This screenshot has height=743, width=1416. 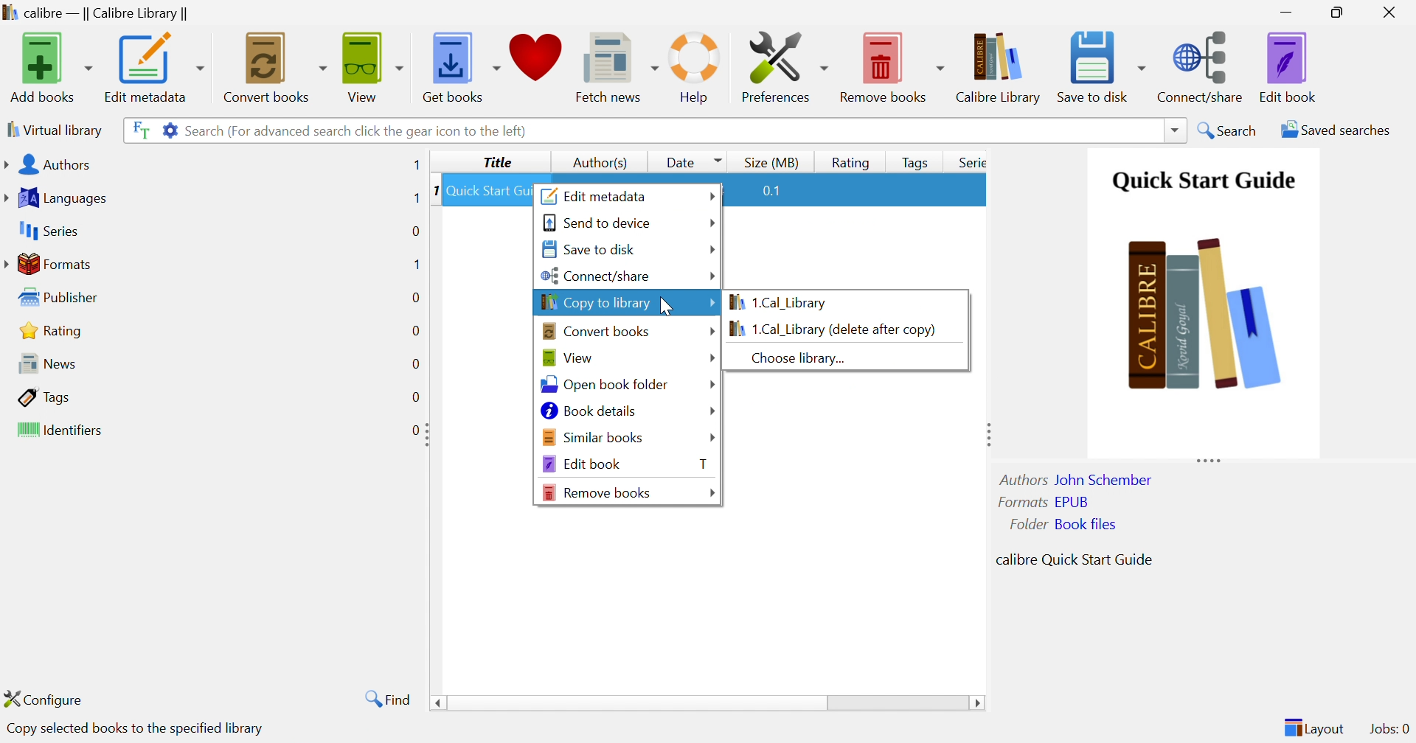 What do you see at coordinates (418, 394) in the screenshot?
I see `0` at bounding box center [418, 394].